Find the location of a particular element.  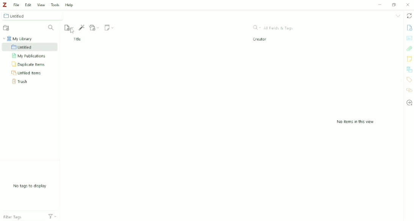

Title is located at coordinates (78, 39).